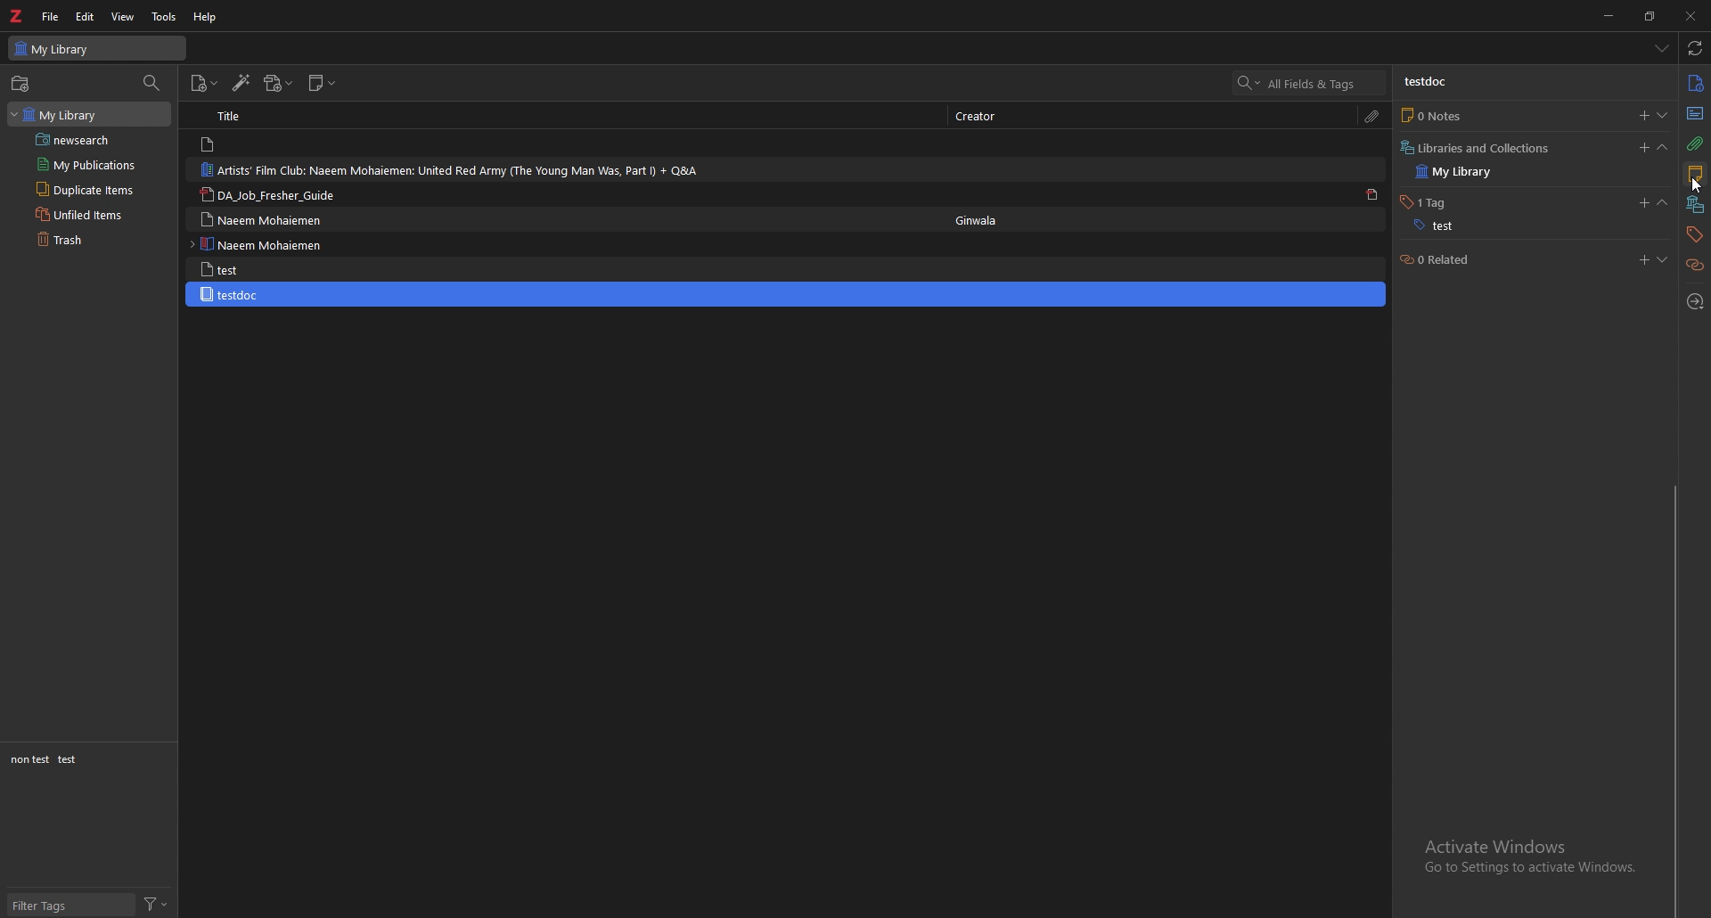 The image size is (1711, 918). What do you see at coordinates (88, 115) in the screenshot?
I see `my library` at bounding box center [88, 115].